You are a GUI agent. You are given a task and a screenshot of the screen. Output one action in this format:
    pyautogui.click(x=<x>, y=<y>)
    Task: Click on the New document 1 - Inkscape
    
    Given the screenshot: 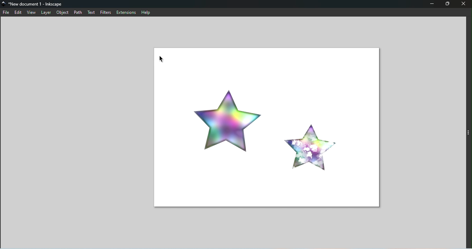 What is the action you would take?
    pyautogui.click(x=36, y=4)
    